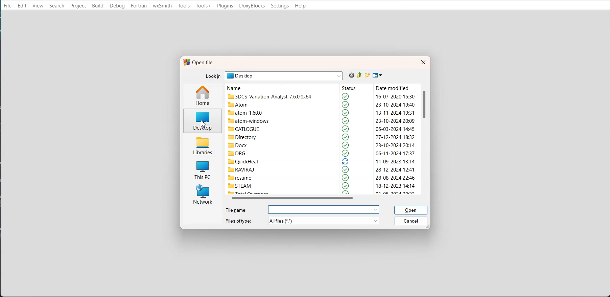 This screenshot has width=610, height=297. Describe the element at coordinates (202, 195) in the screenshot. I see `Network` at that location.